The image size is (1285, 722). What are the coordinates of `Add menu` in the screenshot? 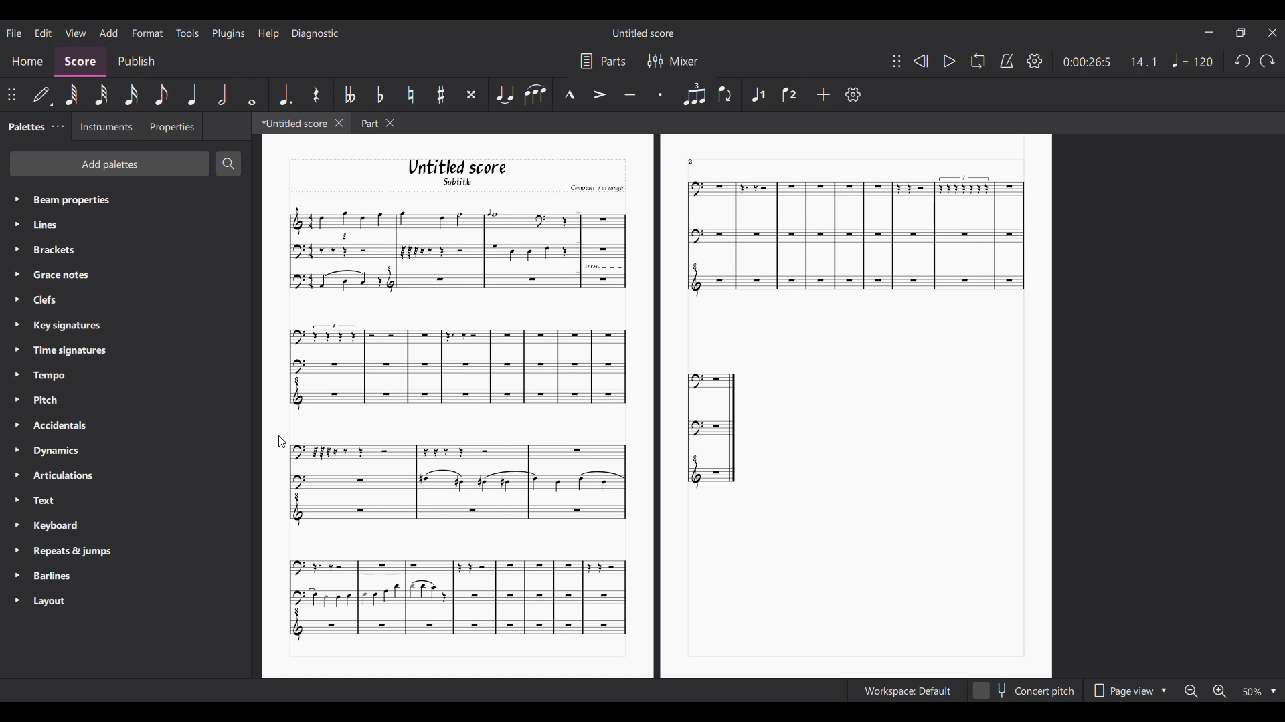 It's located at (108, 32).